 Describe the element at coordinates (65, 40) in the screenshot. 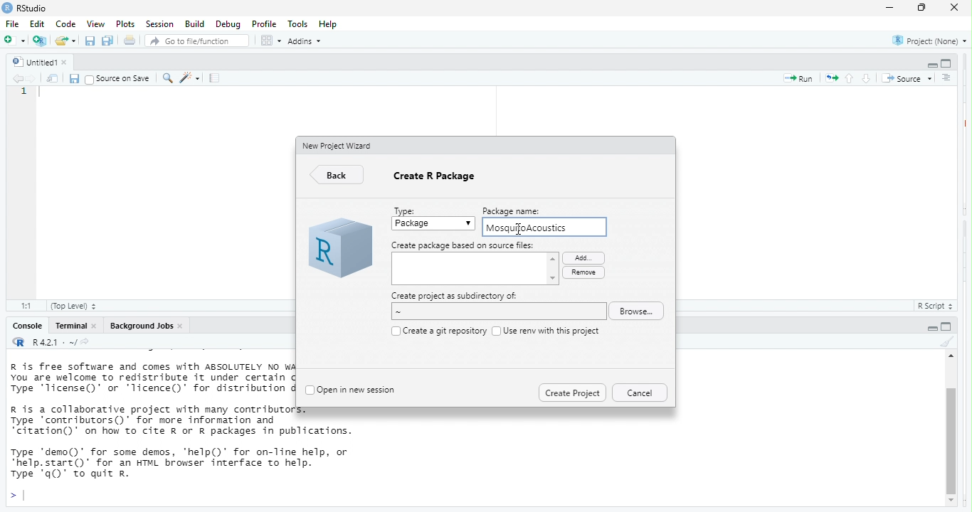

I see `open an existing file` at that location.